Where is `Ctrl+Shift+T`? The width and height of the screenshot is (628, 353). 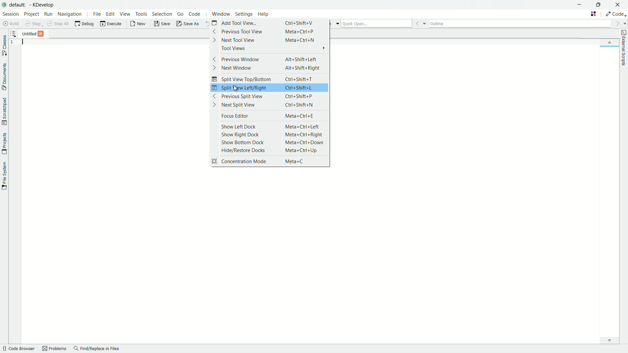
Ctrl+Shift+T is located at coordinates (300, 79).